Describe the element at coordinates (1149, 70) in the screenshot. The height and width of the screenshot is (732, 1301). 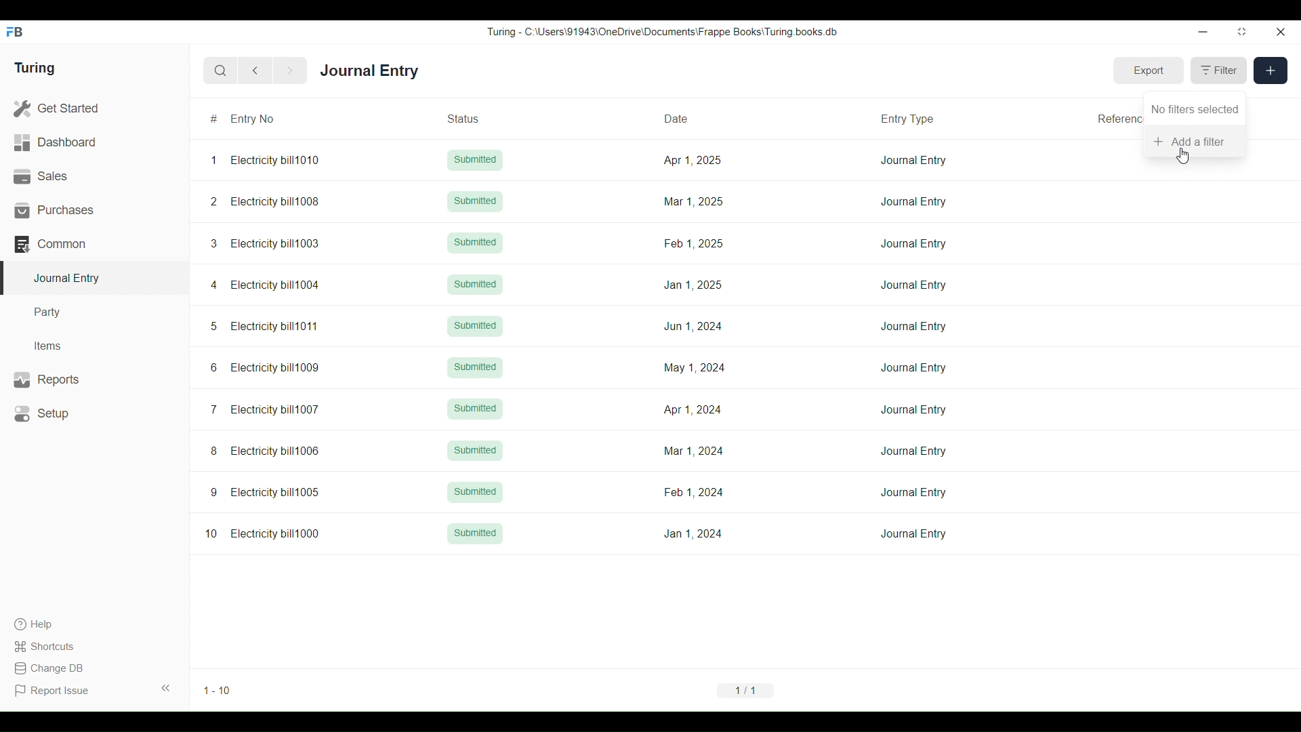
I see `Export` at that location.